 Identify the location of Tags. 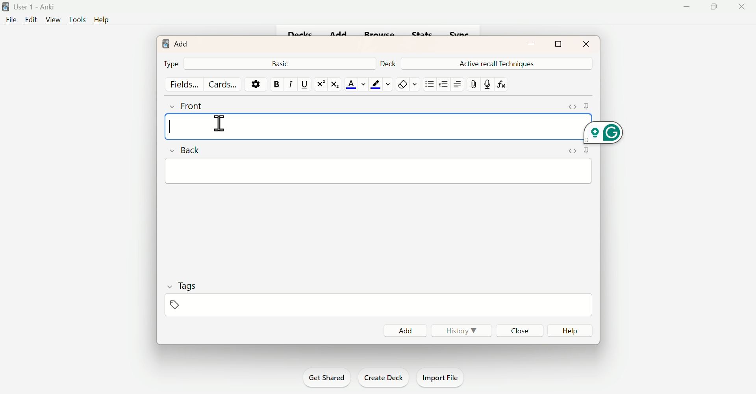
(184, 296).